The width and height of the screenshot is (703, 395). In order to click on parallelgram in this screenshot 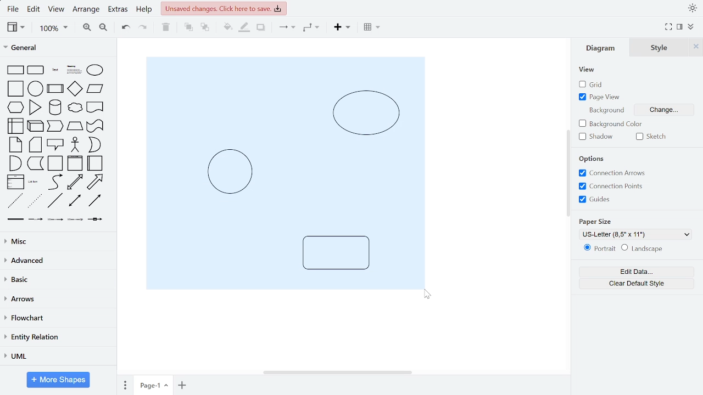, I will do `click(96, 89)`.